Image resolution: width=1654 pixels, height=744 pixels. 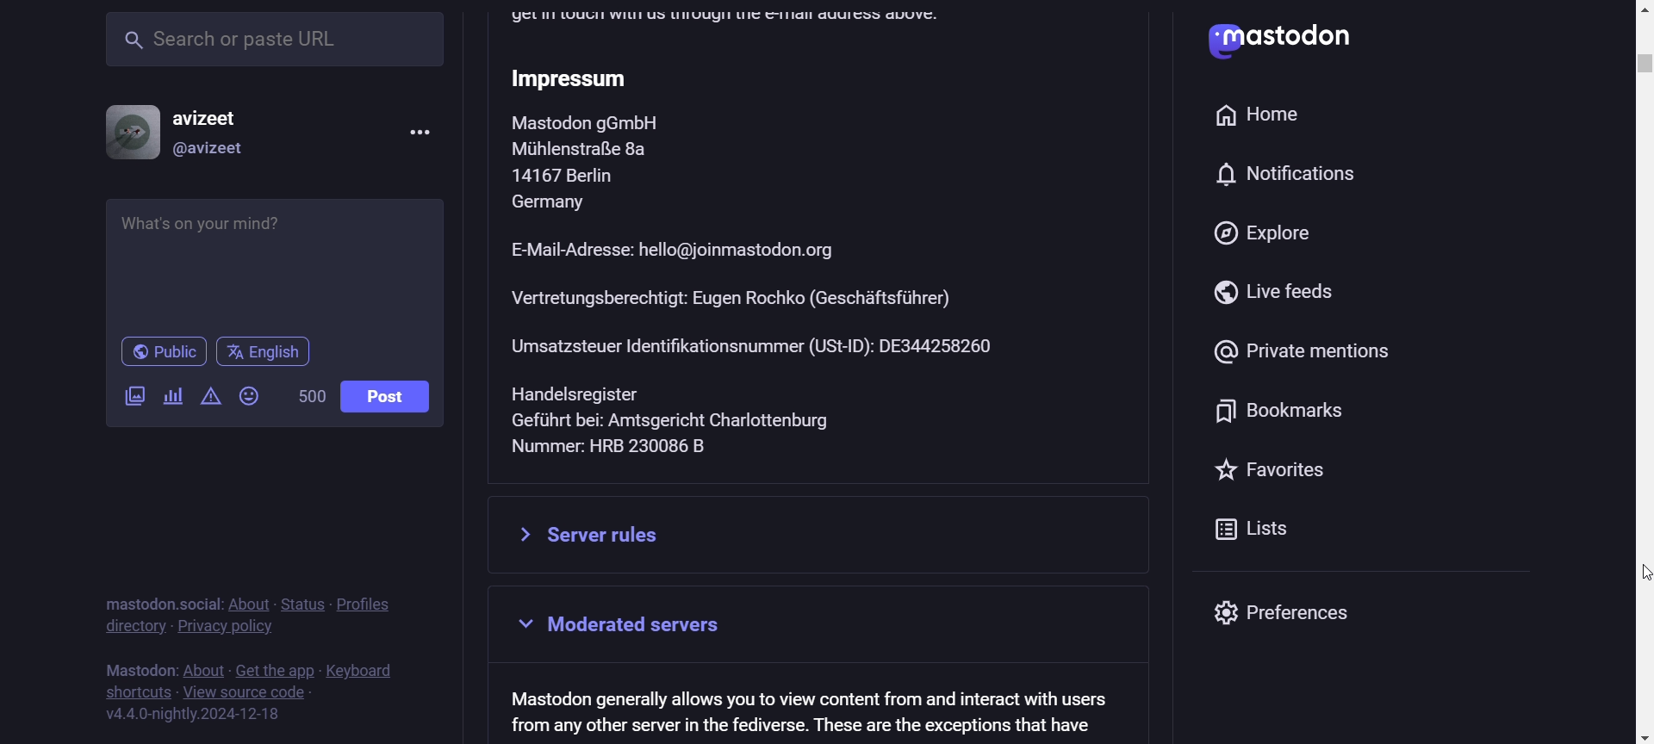 What do you see at coordinates (1254, 235) in the screenshot?
I see `explore` at bounding box center [1254, 235].